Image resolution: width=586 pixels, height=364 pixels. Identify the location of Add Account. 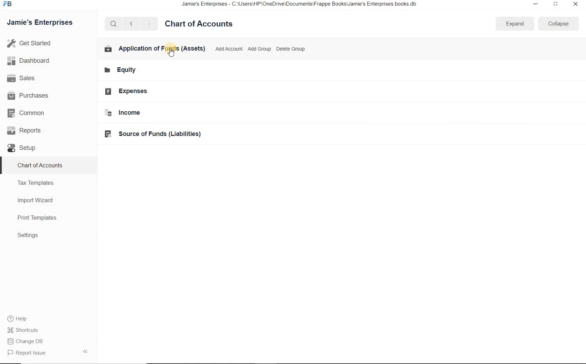
(229, 49).